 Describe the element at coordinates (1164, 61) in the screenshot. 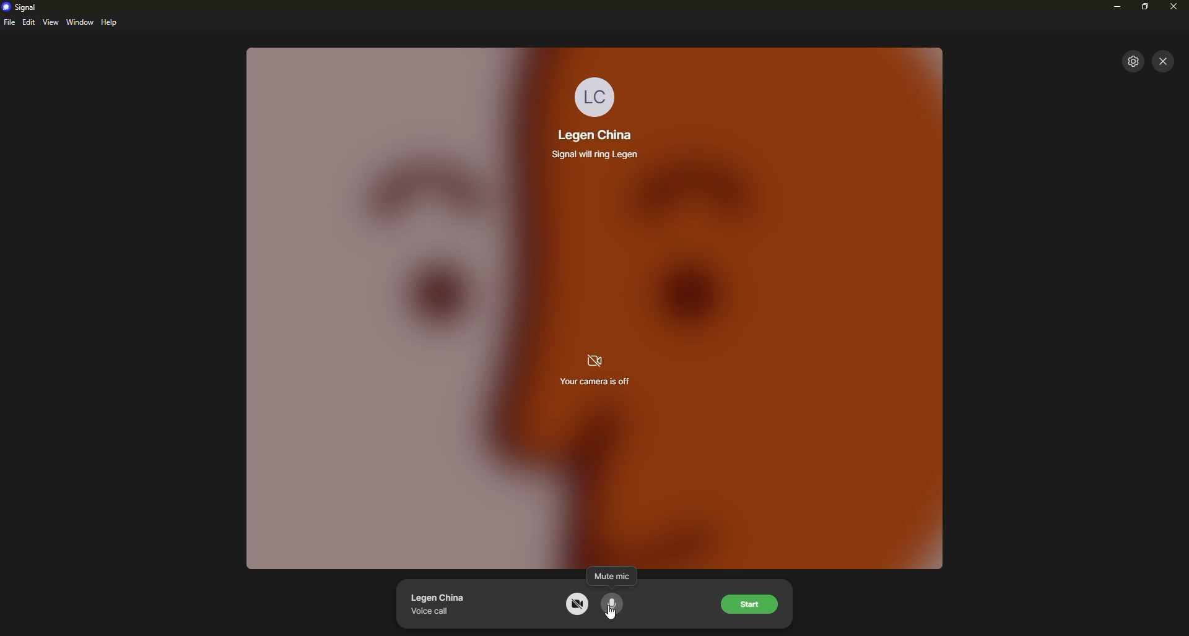

I see `close` at that location.